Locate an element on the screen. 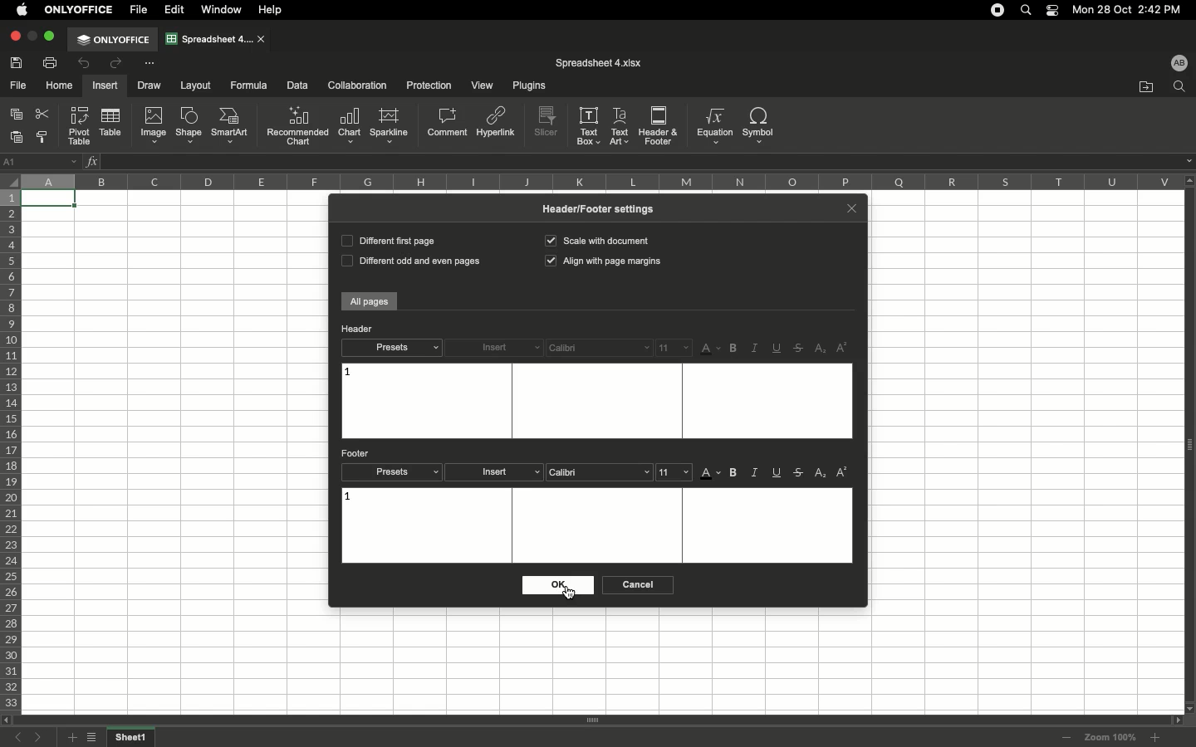 This screenshot has width=1196, height=747. Undo is located at coordinates (86, 65).